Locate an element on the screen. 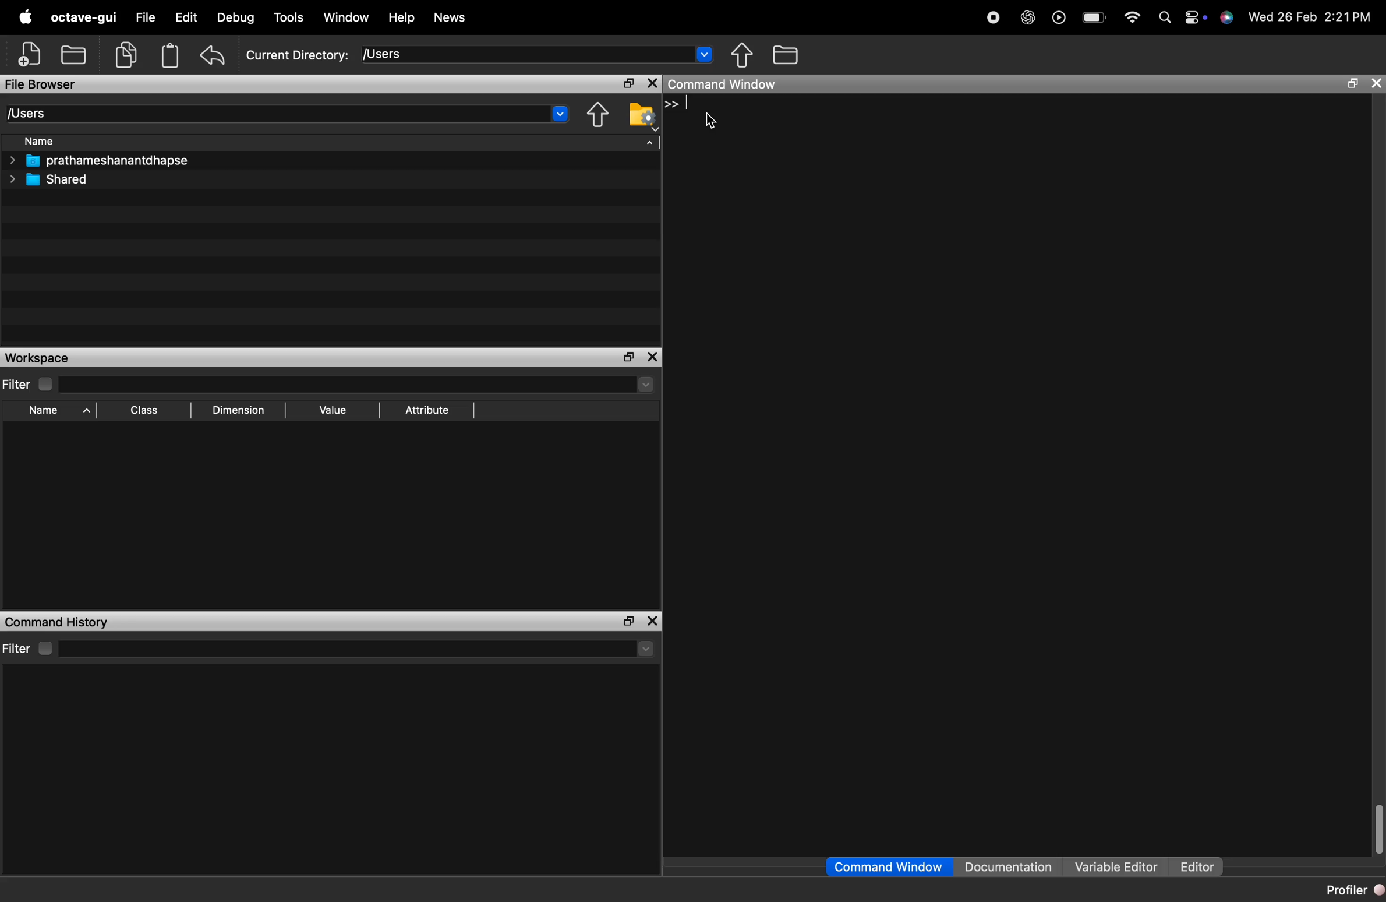 This screenshot has height=902, width=1386. logo is located at coordinates (22, 16).